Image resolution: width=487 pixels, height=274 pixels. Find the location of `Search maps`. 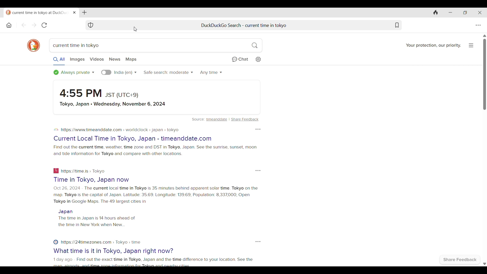

Search maps is located at coordinates (131, 59).